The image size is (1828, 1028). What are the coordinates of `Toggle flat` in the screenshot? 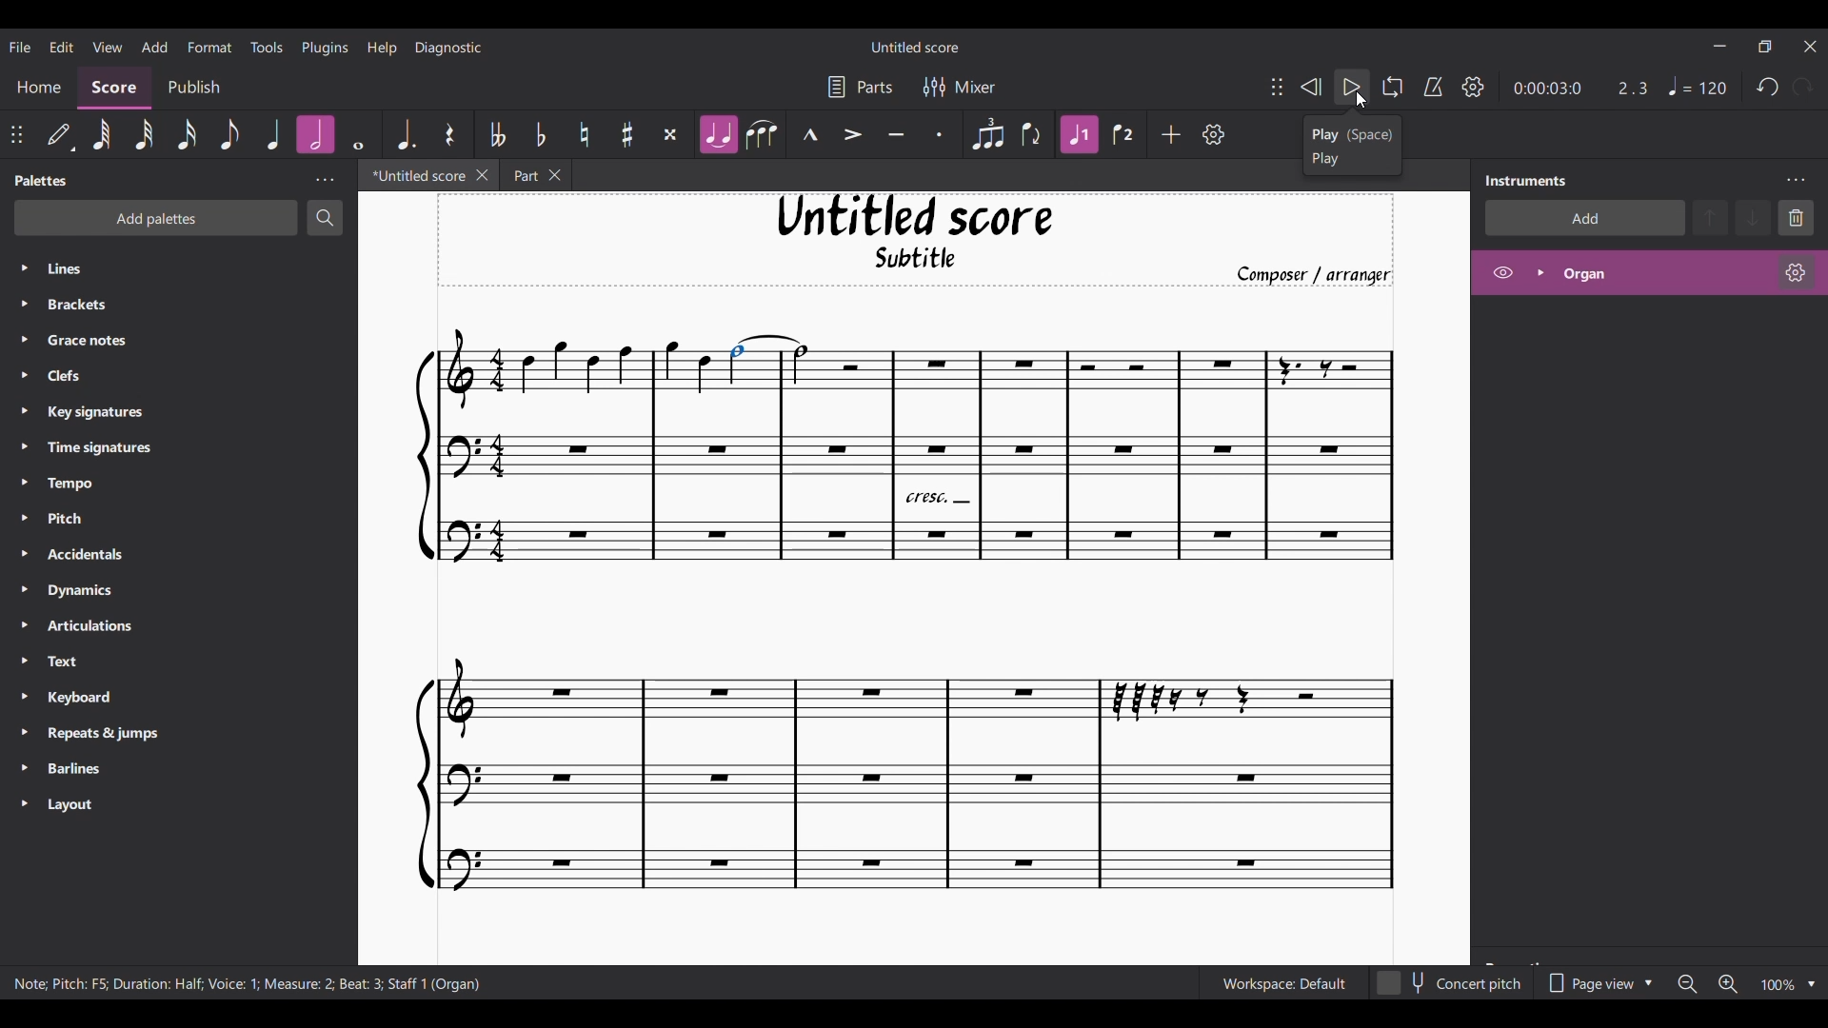 It's located at (541, 134).